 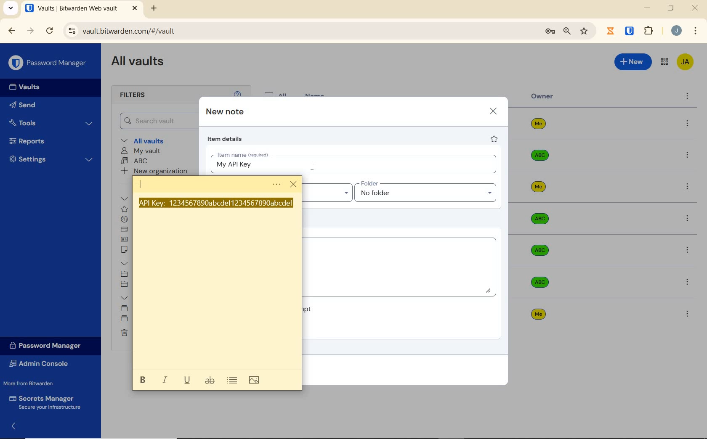 I want to click on more options, so click(x=688, y=281).